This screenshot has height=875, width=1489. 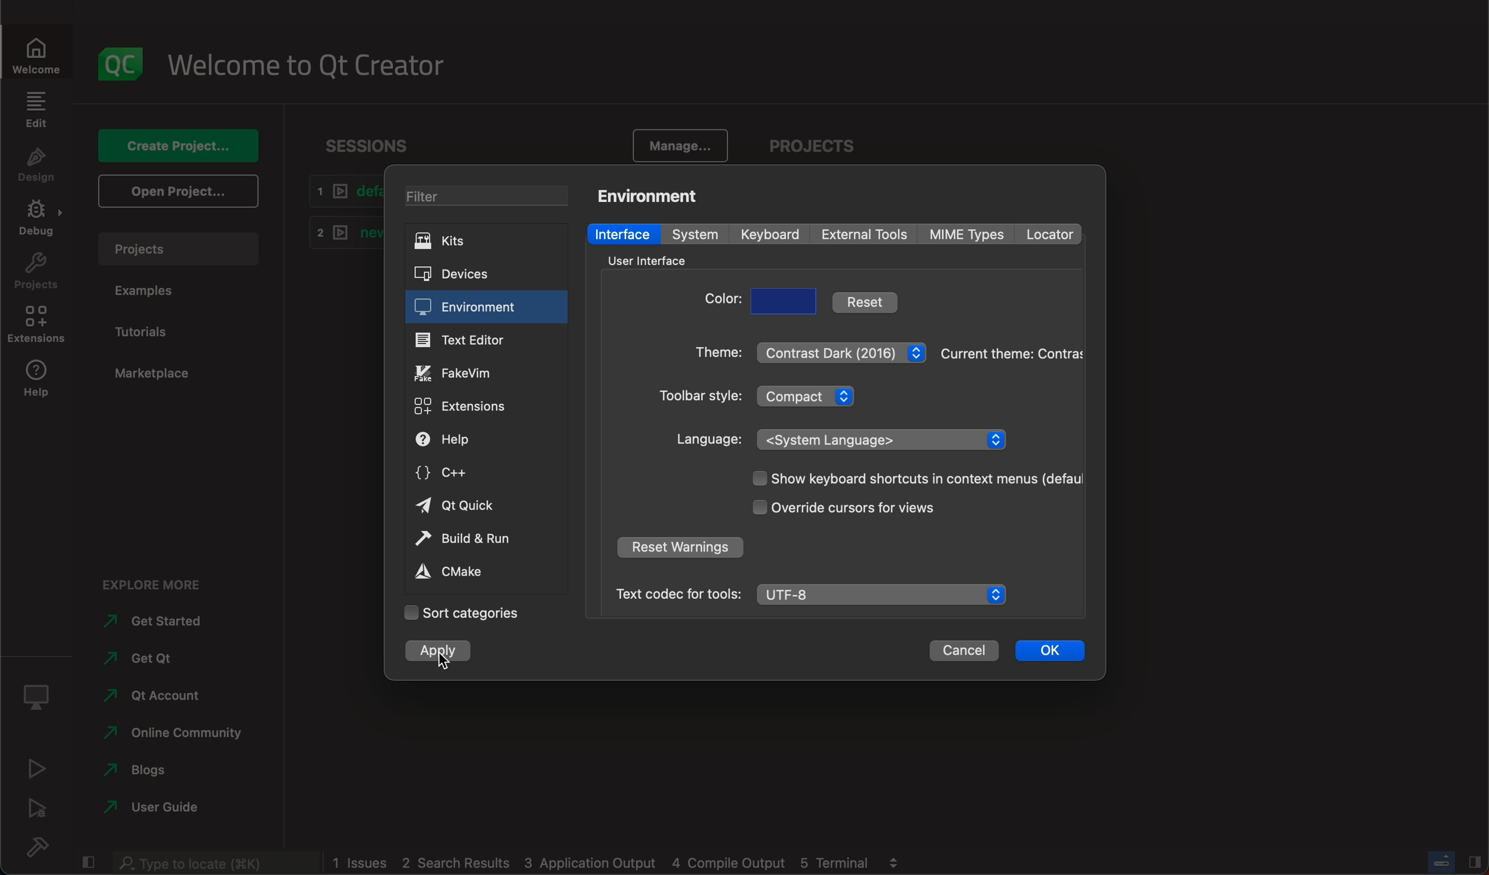 I want to click on interface, so click(x=625, y=233).